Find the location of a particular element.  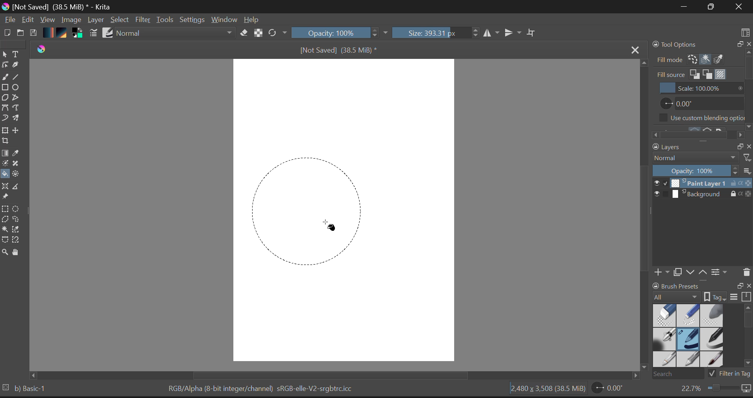

Enclose and Fill is located at coordinates (18, 174).